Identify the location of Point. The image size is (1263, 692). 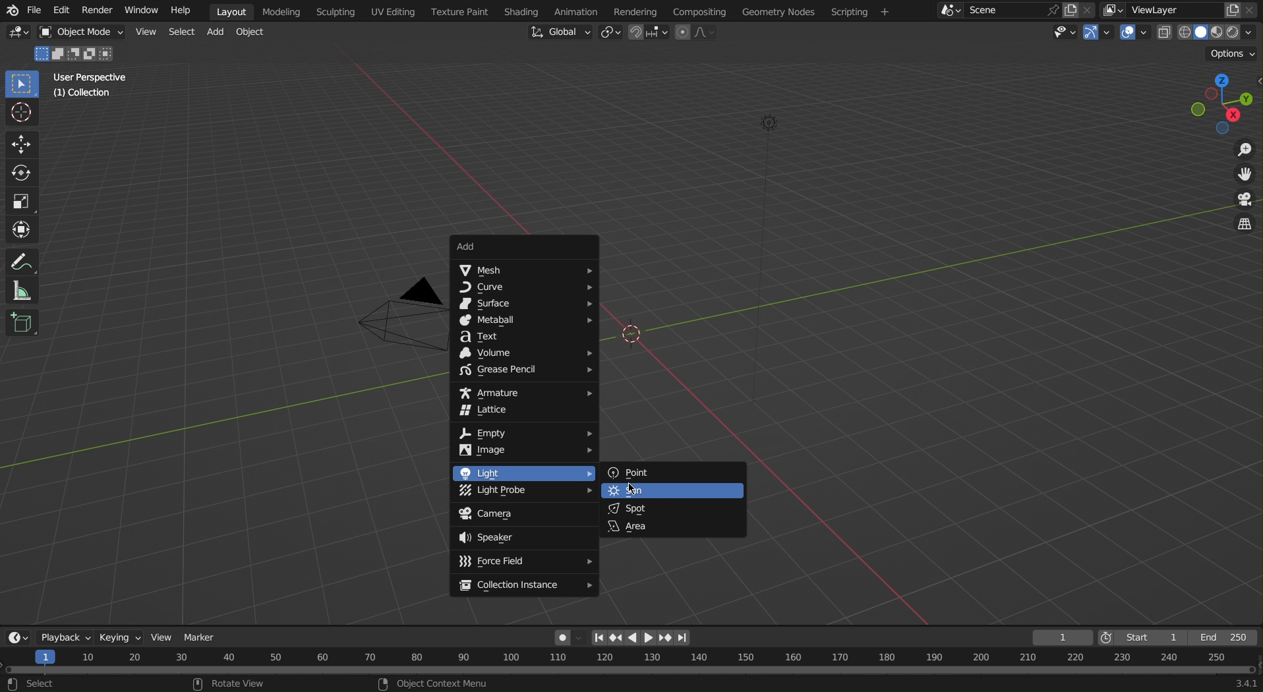
(671, 473).